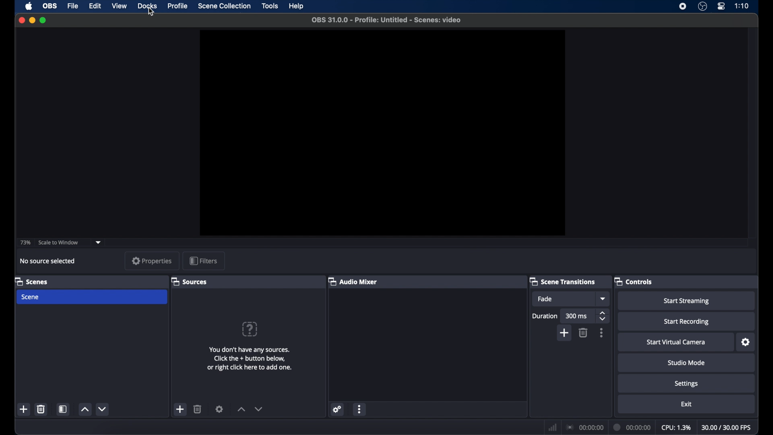  Describe the element at coordinates (150, 12) in the screenshot. I see `Cursor` at that location.